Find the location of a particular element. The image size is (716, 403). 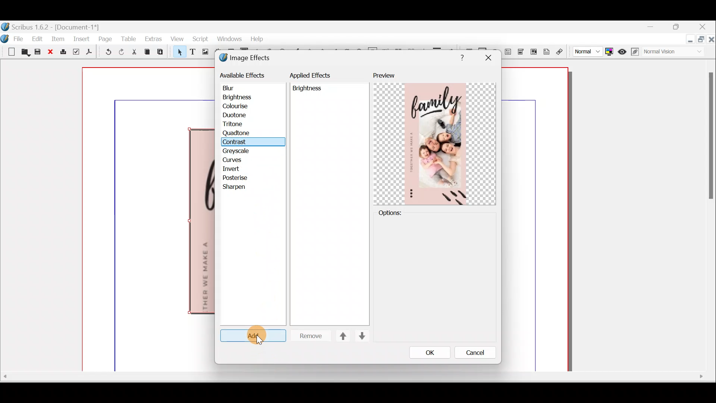

Open is located at coordinates (24, 53).